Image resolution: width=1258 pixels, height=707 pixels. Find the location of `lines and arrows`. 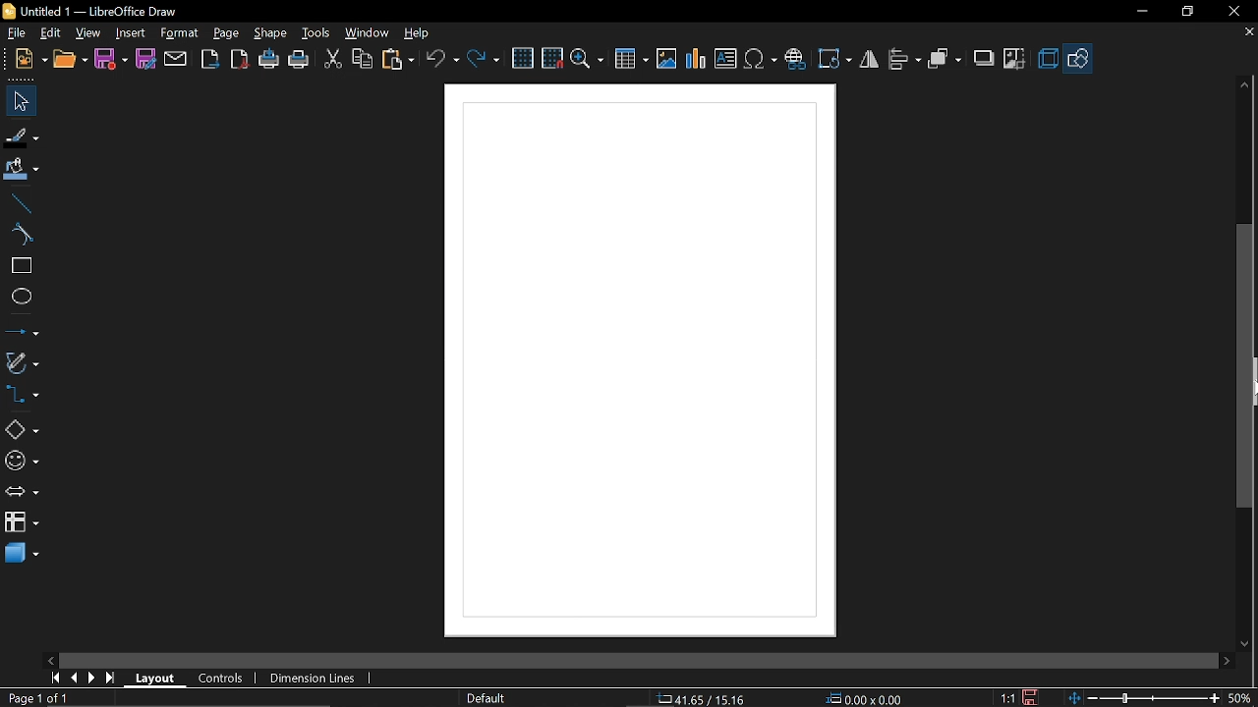

lines and arrows is located at coordinates (22, 329).